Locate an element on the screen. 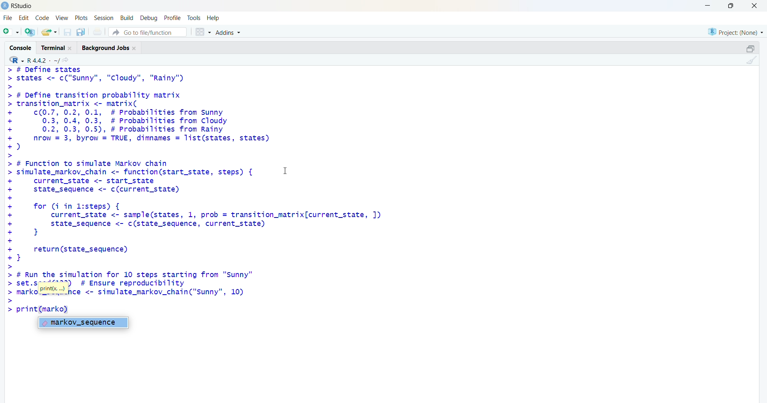  save all open document is located at coordinates (80, 32).